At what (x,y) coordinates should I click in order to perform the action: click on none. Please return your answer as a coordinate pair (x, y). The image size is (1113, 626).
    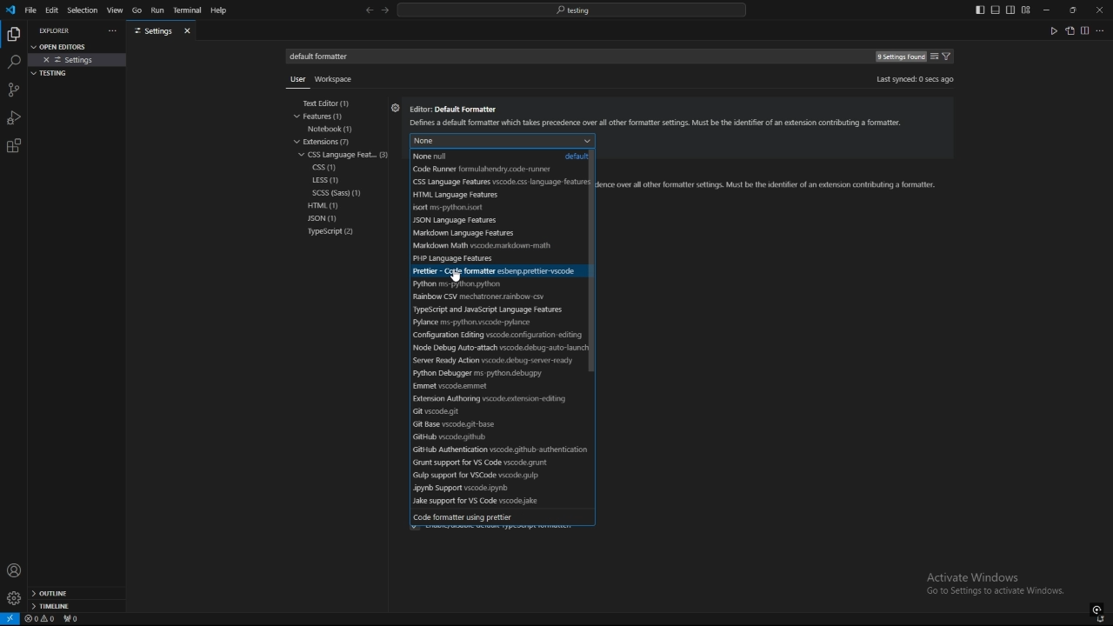
    Looking at the image, I should click on (497, 156).